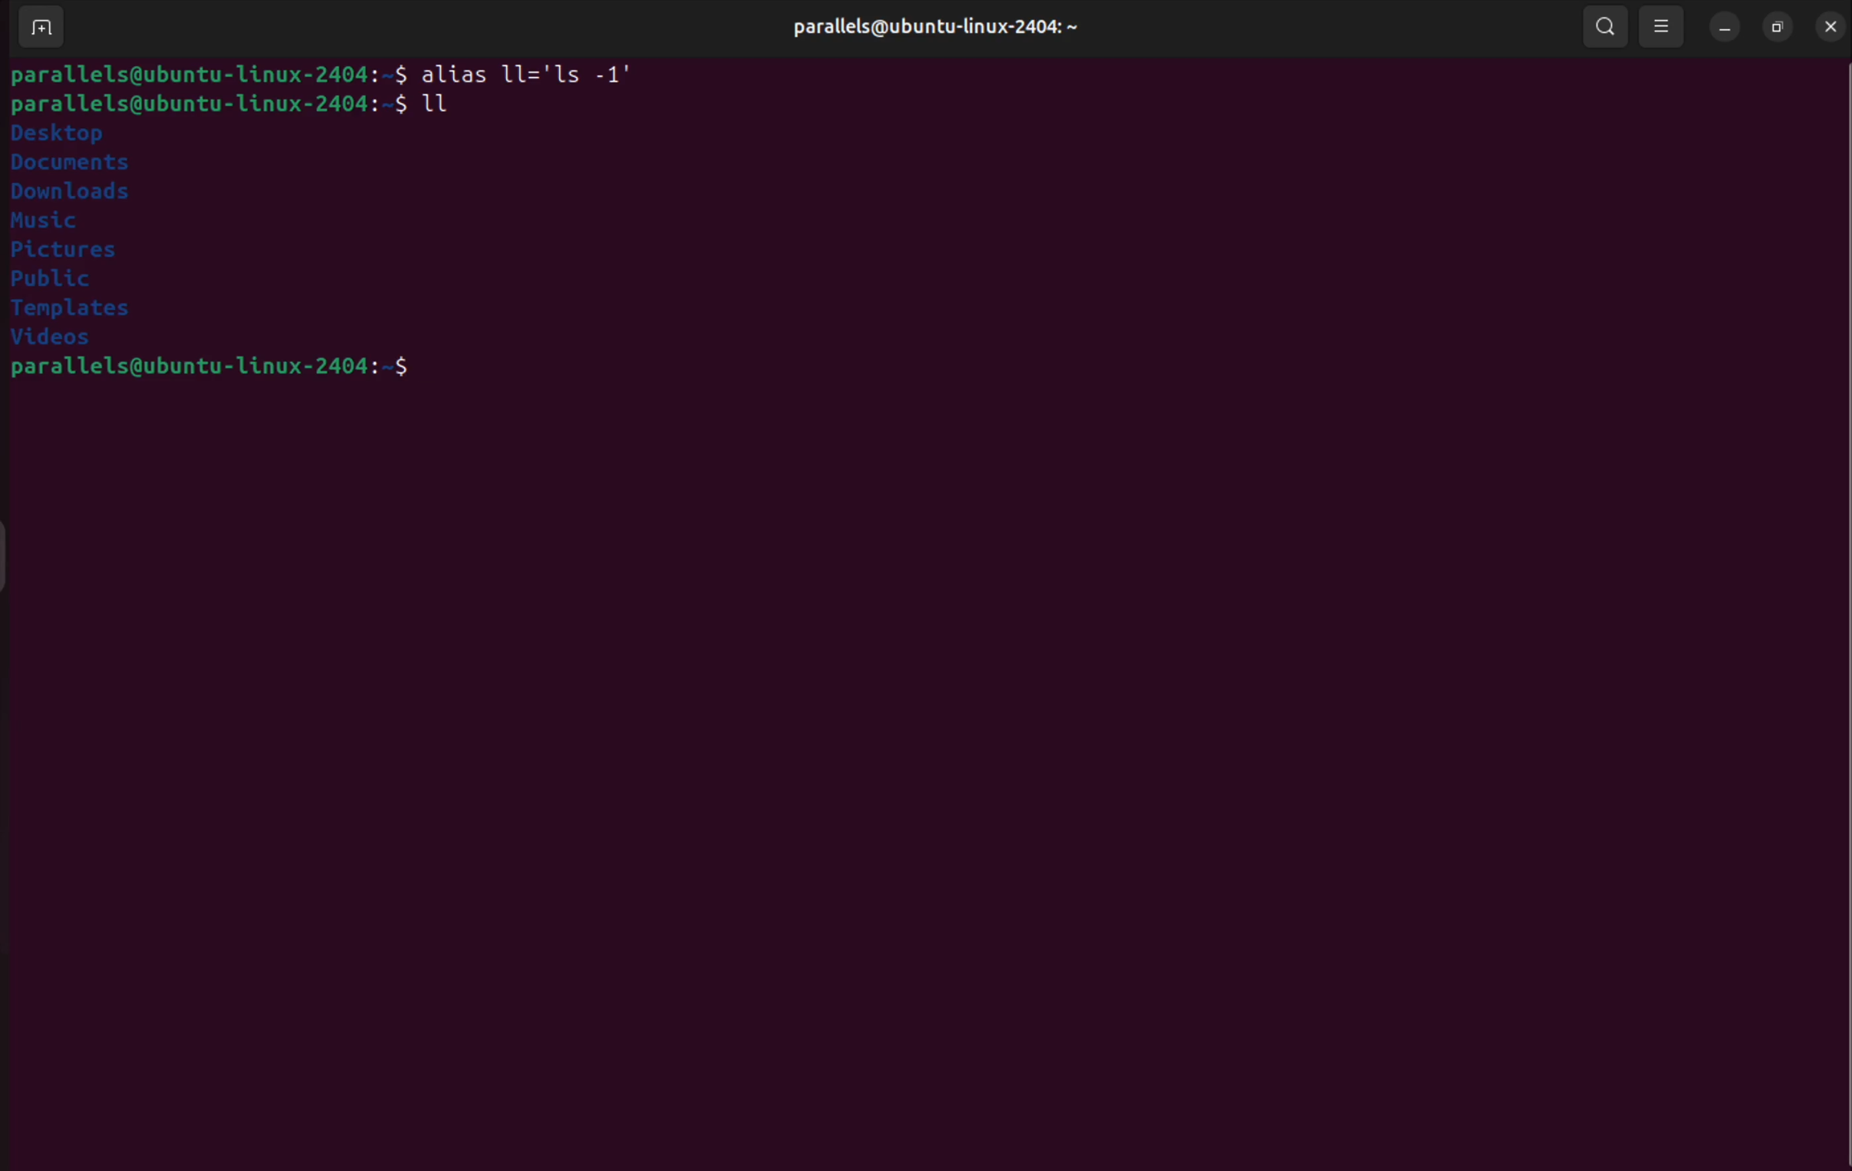 Image resolution: width=1852 pixels, height=1171 pixels. Describe the element at coordinates (65, 133) in the screenshot. I see `desktop` at that location.